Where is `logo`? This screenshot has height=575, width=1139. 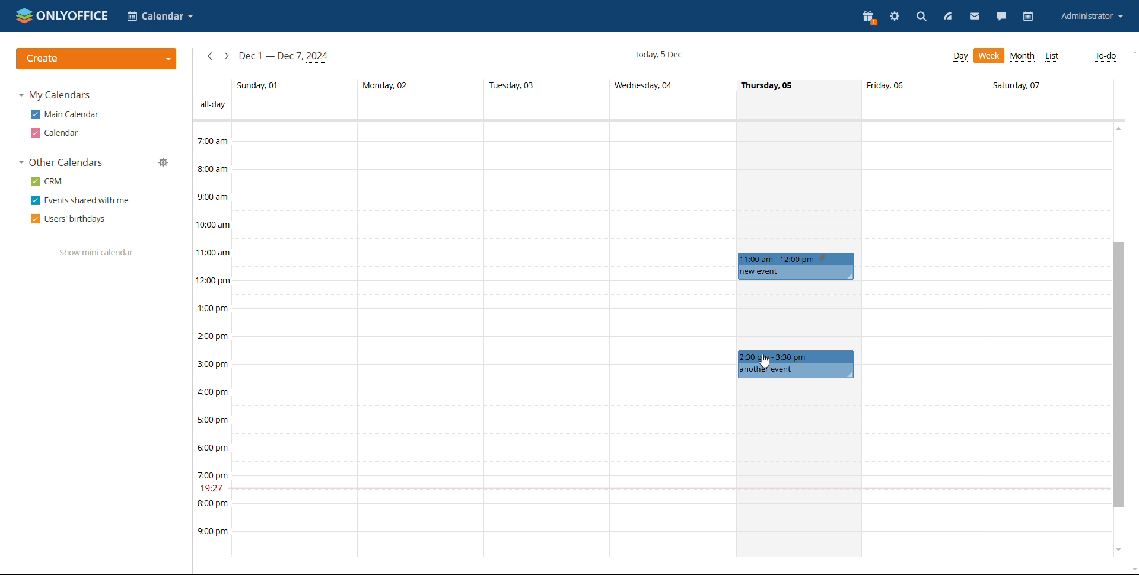 logo is located at coordinates (63, 15).